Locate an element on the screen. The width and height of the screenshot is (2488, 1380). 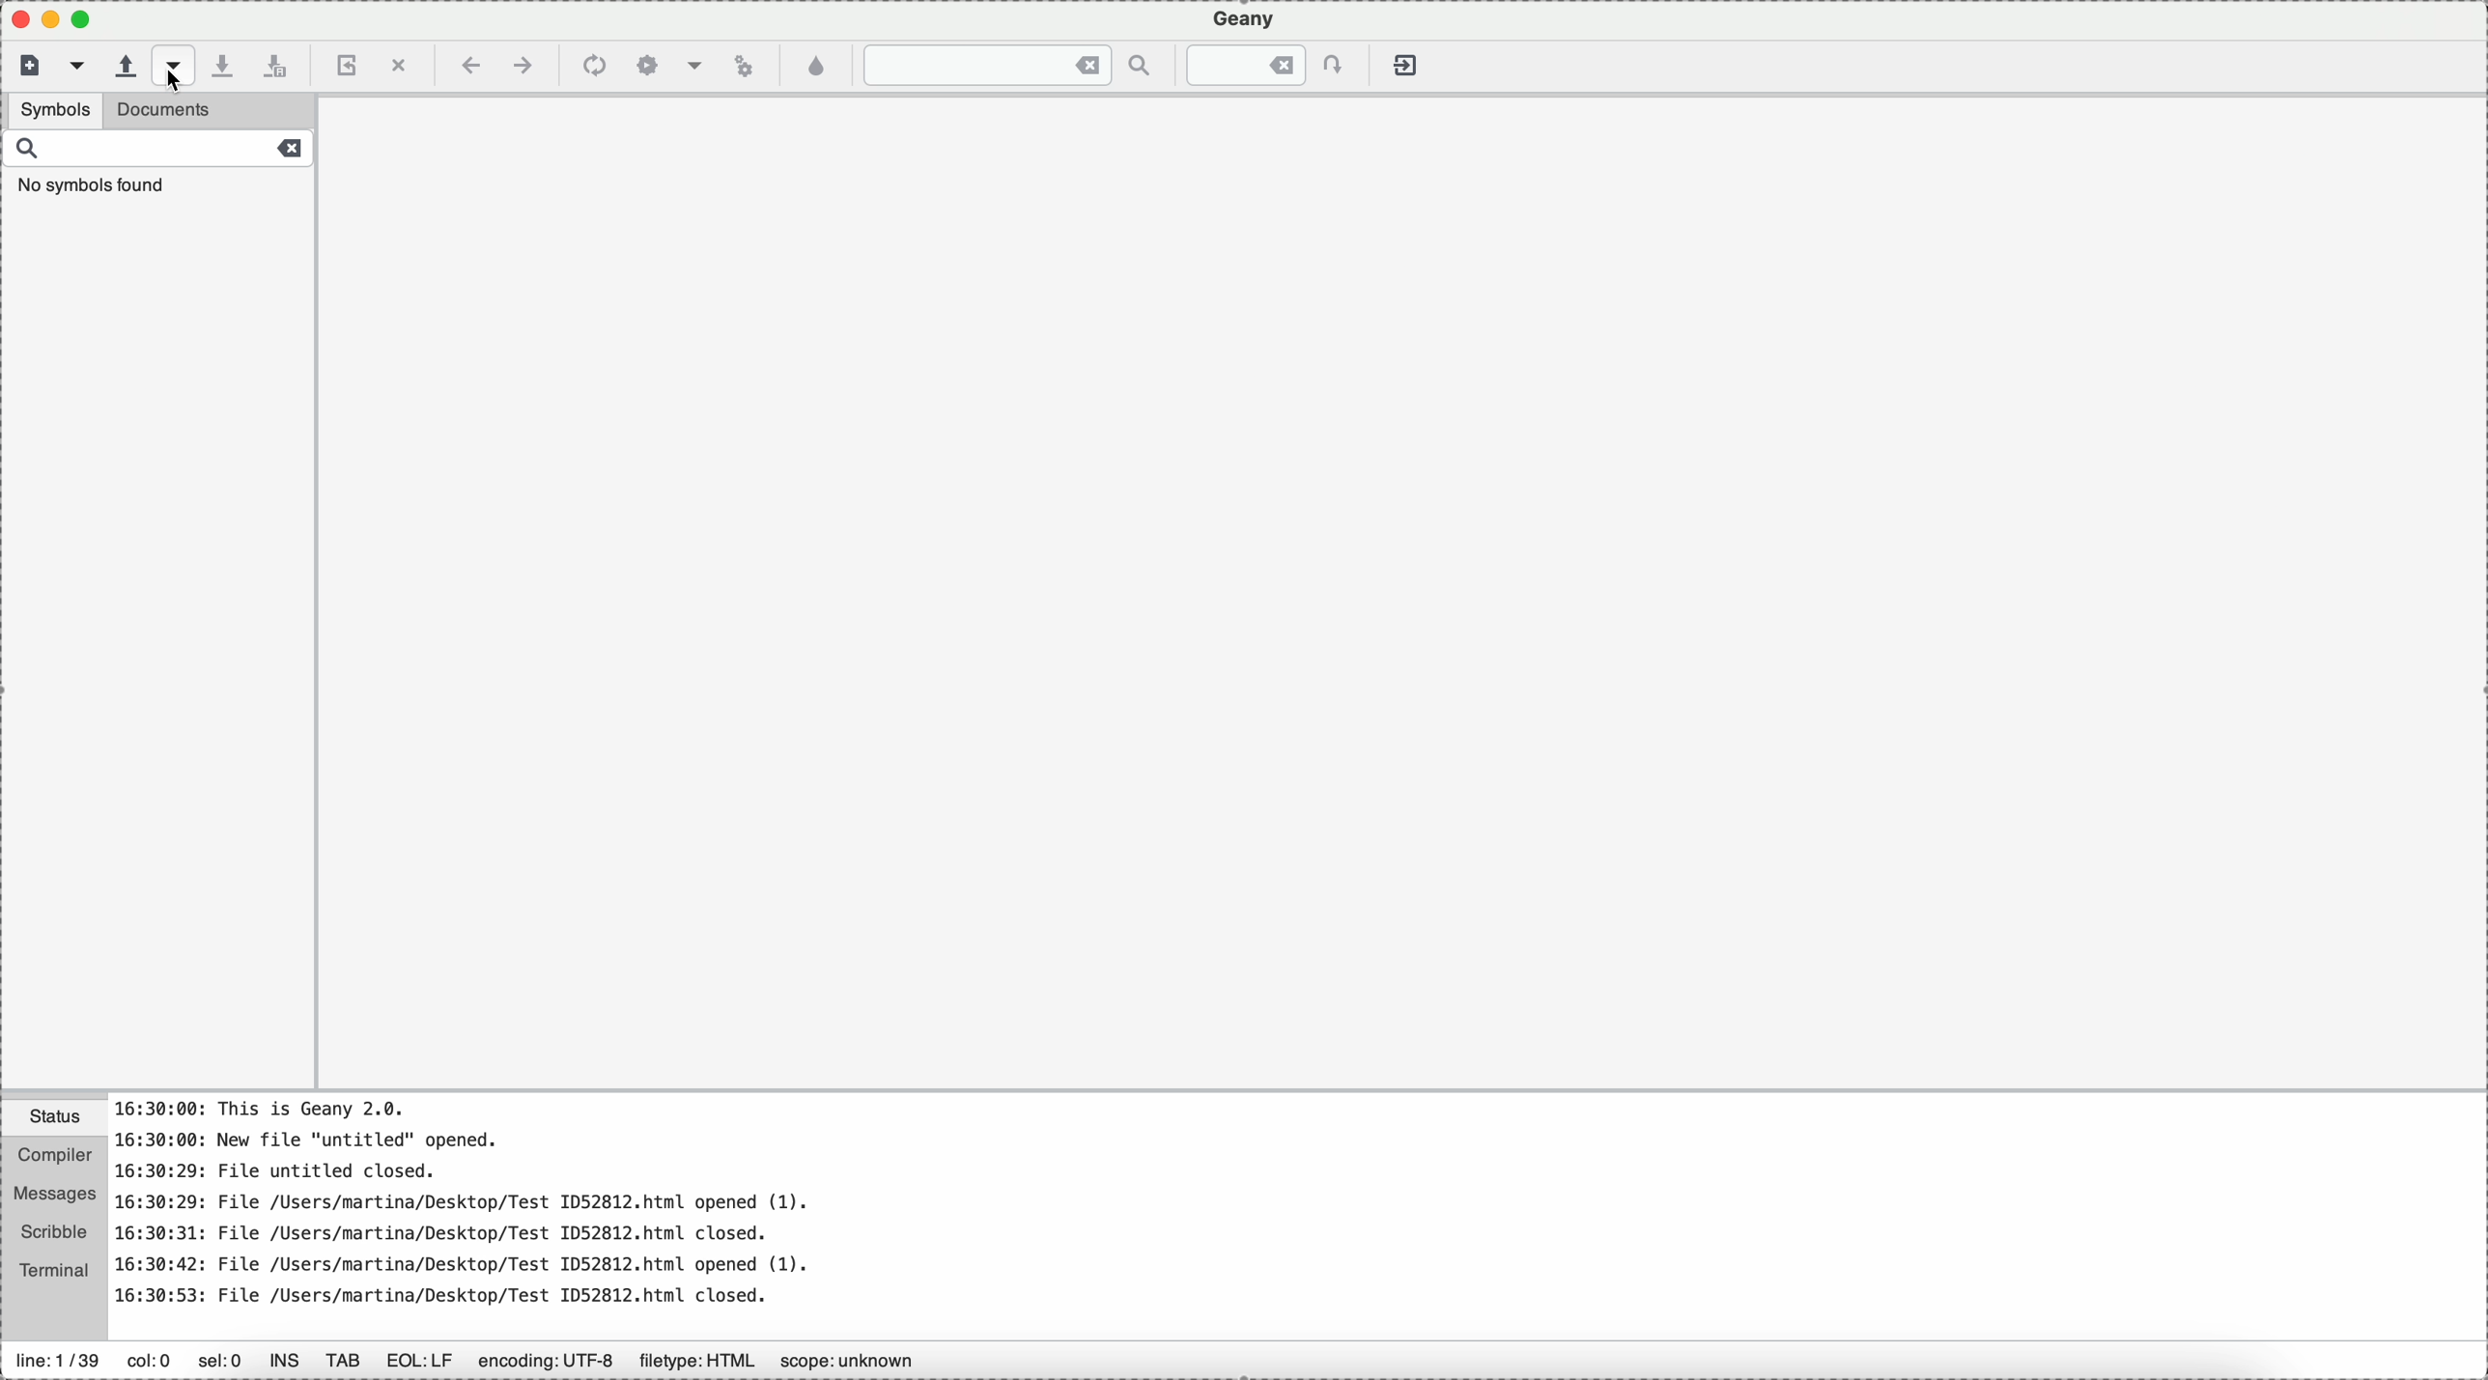
build the current file is located at coordinates (670, 64).